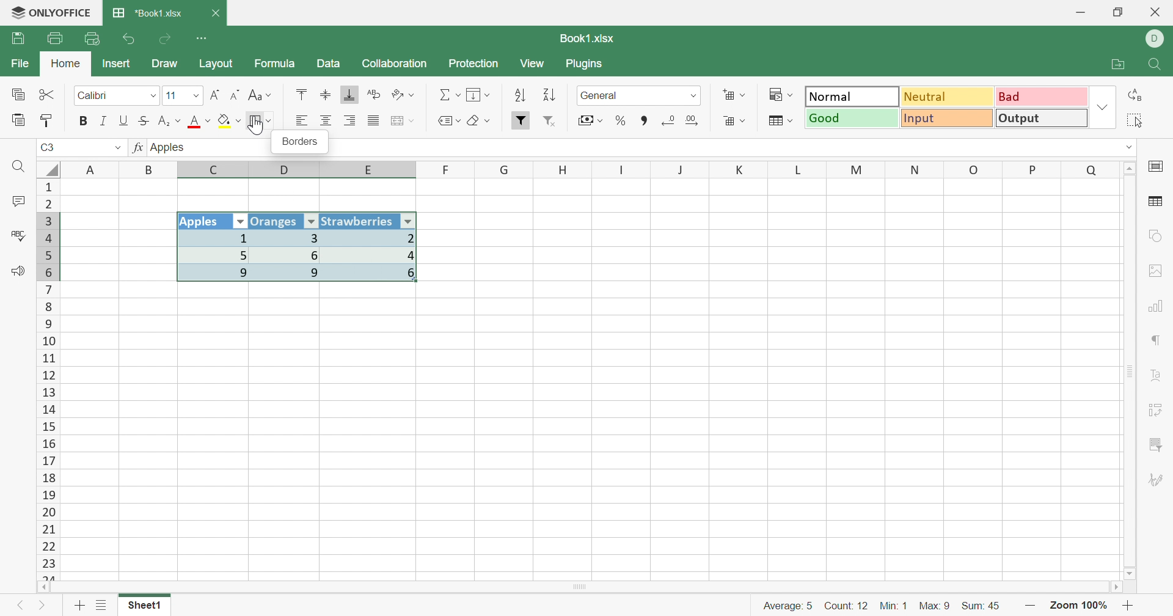  I want to click on Find, so click(1157, 65).